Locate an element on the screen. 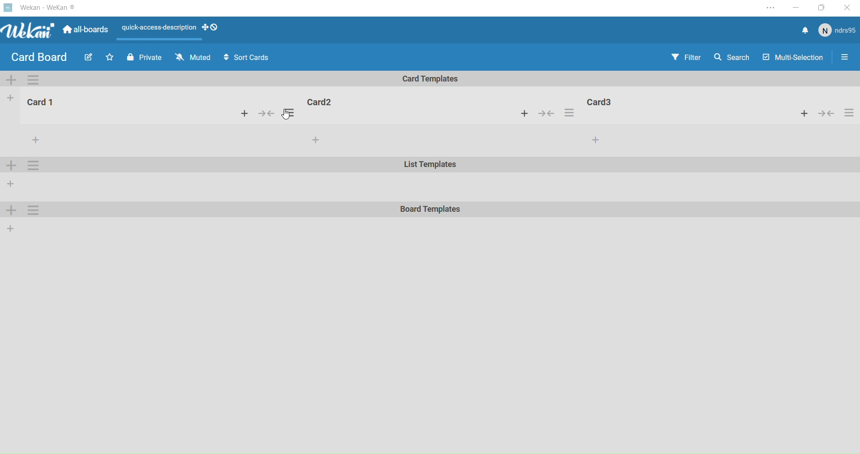 The width and height of the screenshot is (860, 454). cursor is located at coordinates (286, 116).